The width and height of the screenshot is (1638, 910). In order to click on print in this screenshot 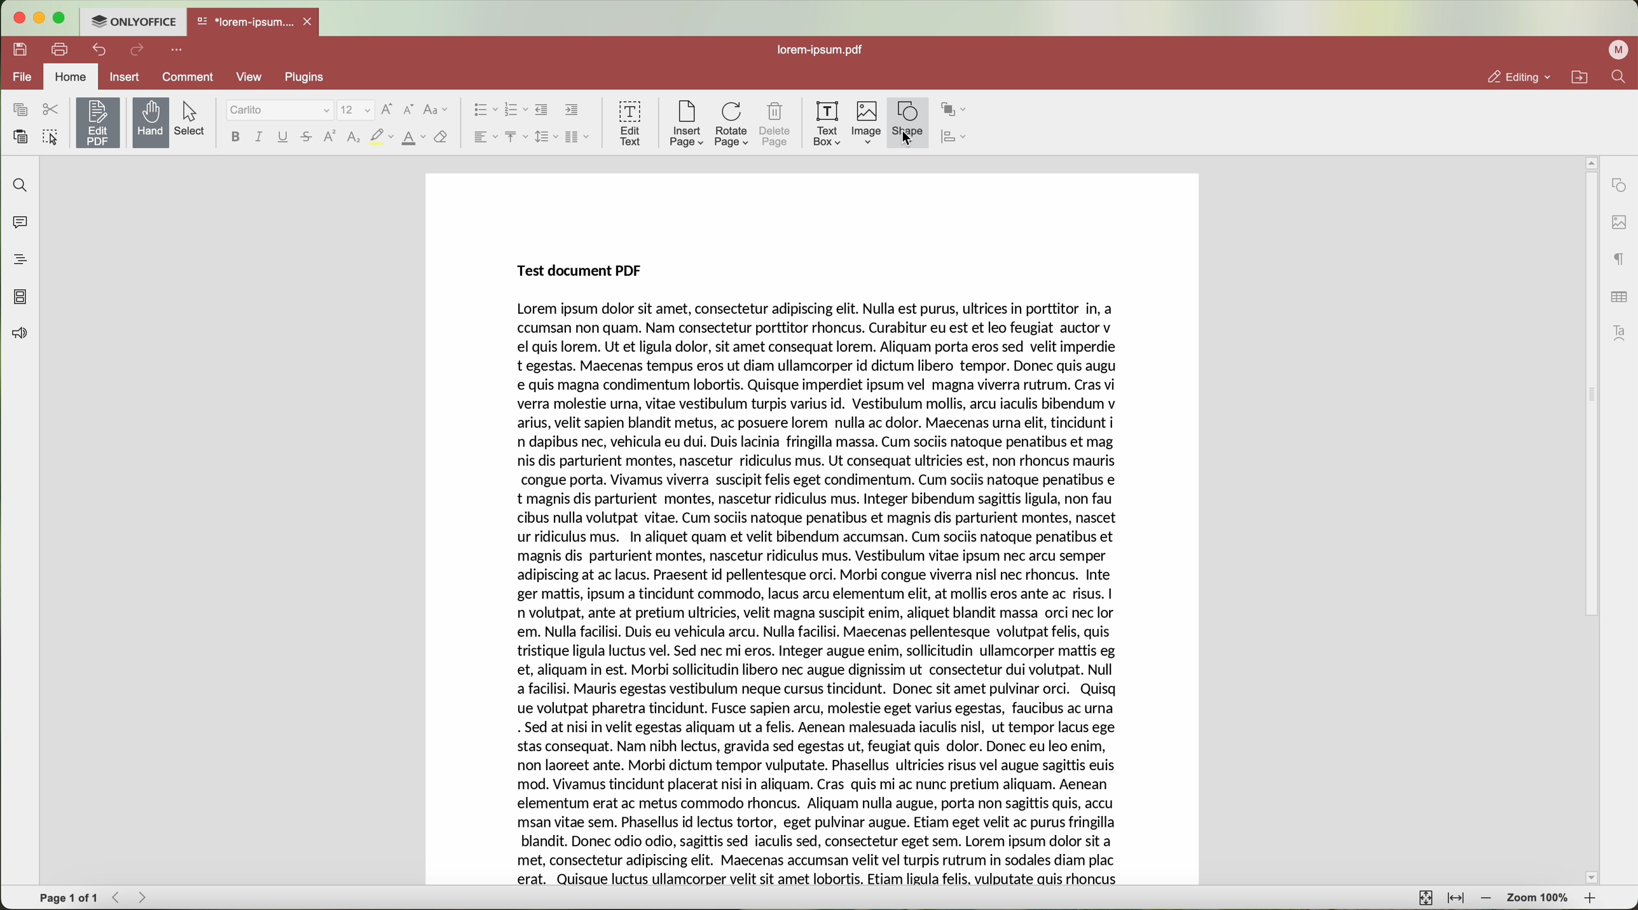, I will do `click(61, 48)`.